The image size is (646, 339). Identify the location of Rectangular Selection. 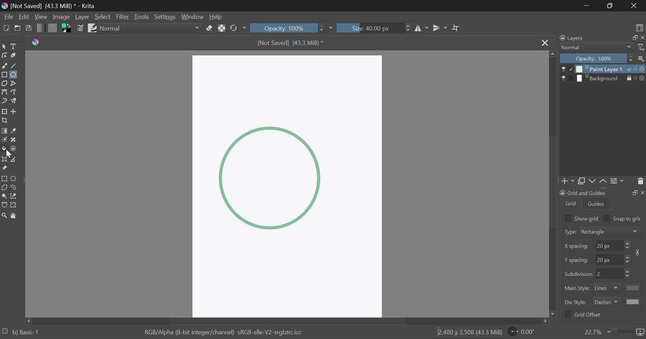
(4, 179).